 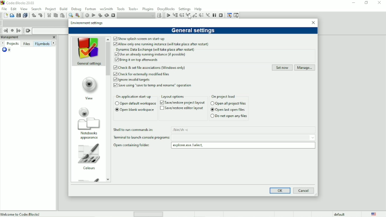 What do you see at coordinates (141, 137) in the screenshot?
I see `Terminal to launch console programs` at bounding box center [141, 137].